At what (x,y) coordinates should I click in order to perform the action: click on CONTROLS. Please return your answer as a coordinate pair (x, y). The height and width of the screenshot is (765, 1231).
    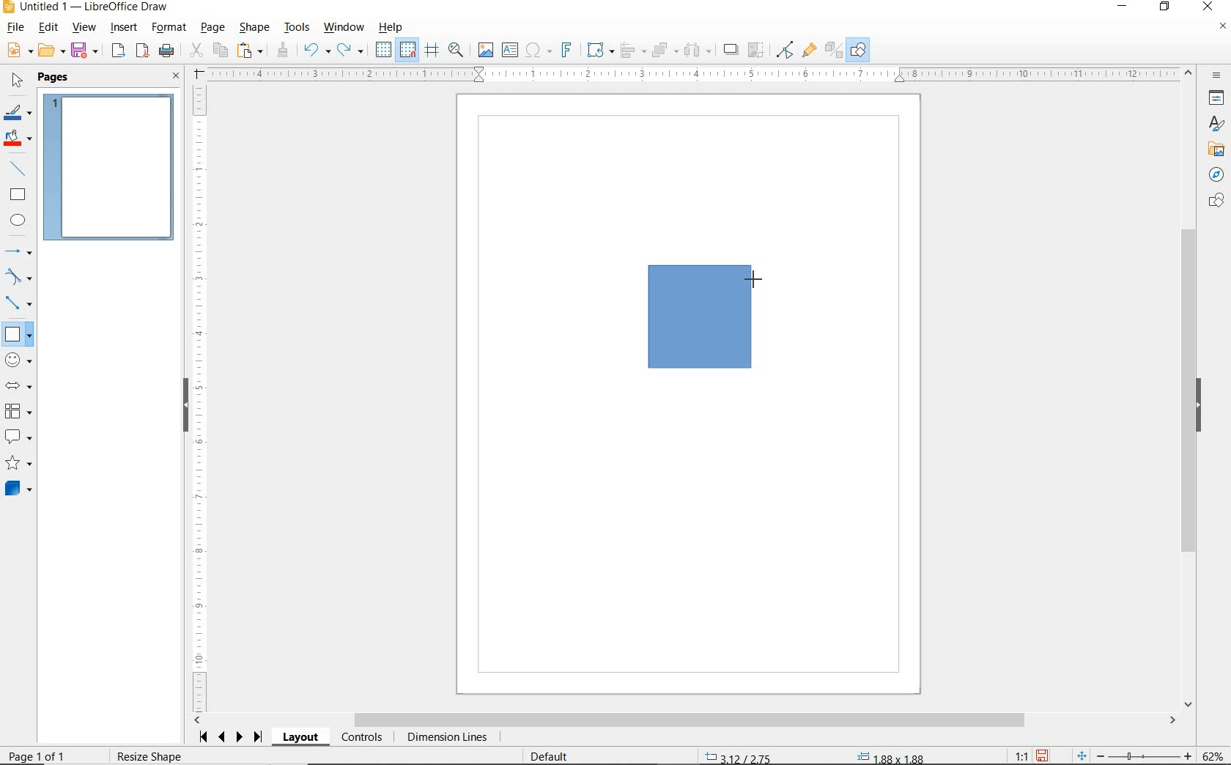
    Looking at the image, I should click on (361, 738).